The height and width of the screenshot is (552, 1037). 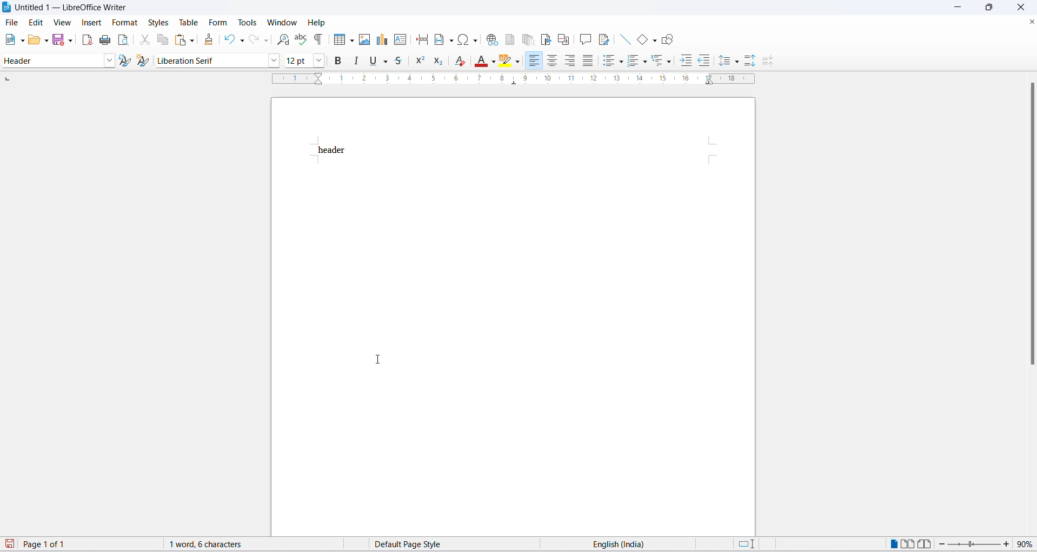 What do you see at coordinates (280, 23) in the screenshot?
I see `window` at bounding box center [280, 23].